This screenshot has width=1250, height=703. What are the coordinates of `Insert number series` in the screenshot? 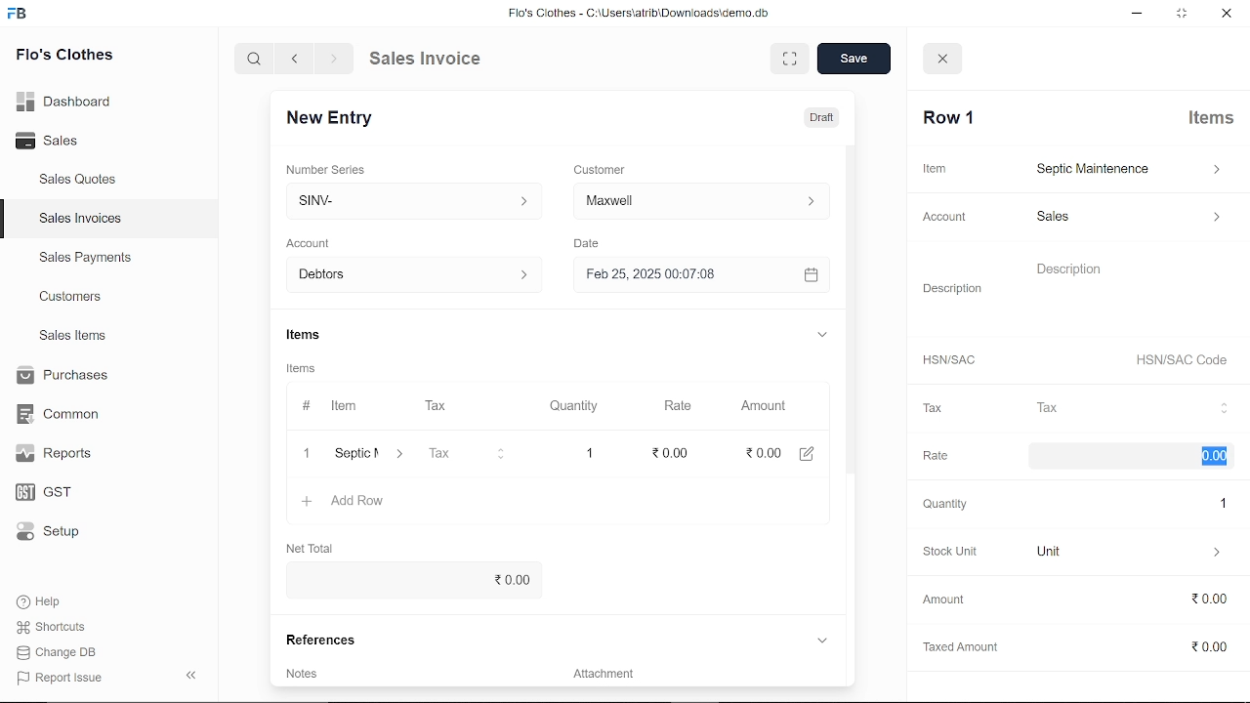 It's located at (405, 197).